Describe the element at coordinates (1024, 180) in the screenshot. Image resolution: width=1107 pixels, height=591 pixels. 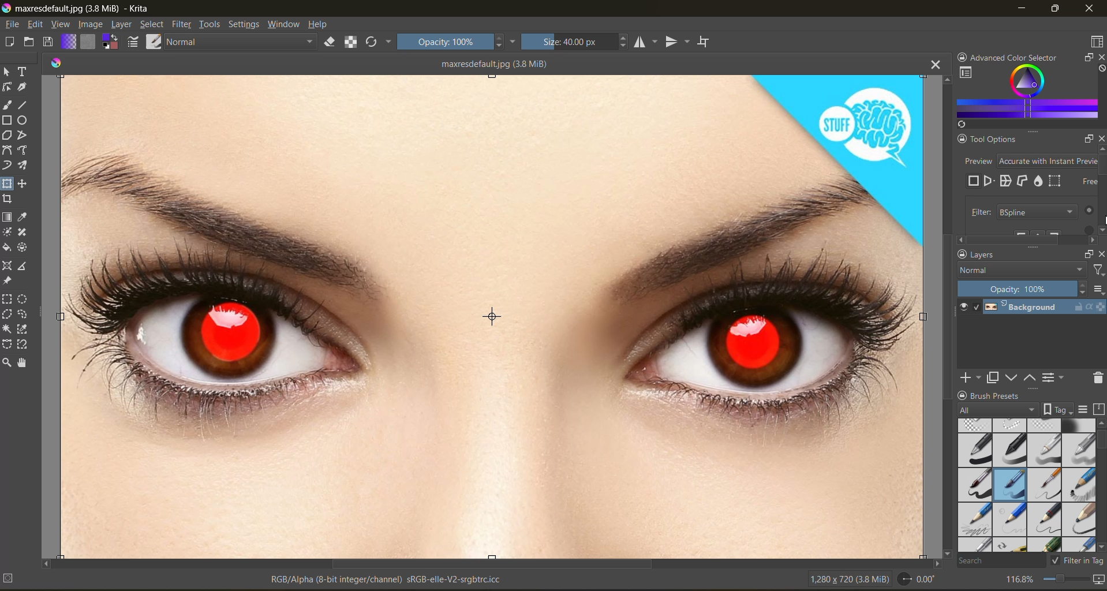
I see `cage` at that location.